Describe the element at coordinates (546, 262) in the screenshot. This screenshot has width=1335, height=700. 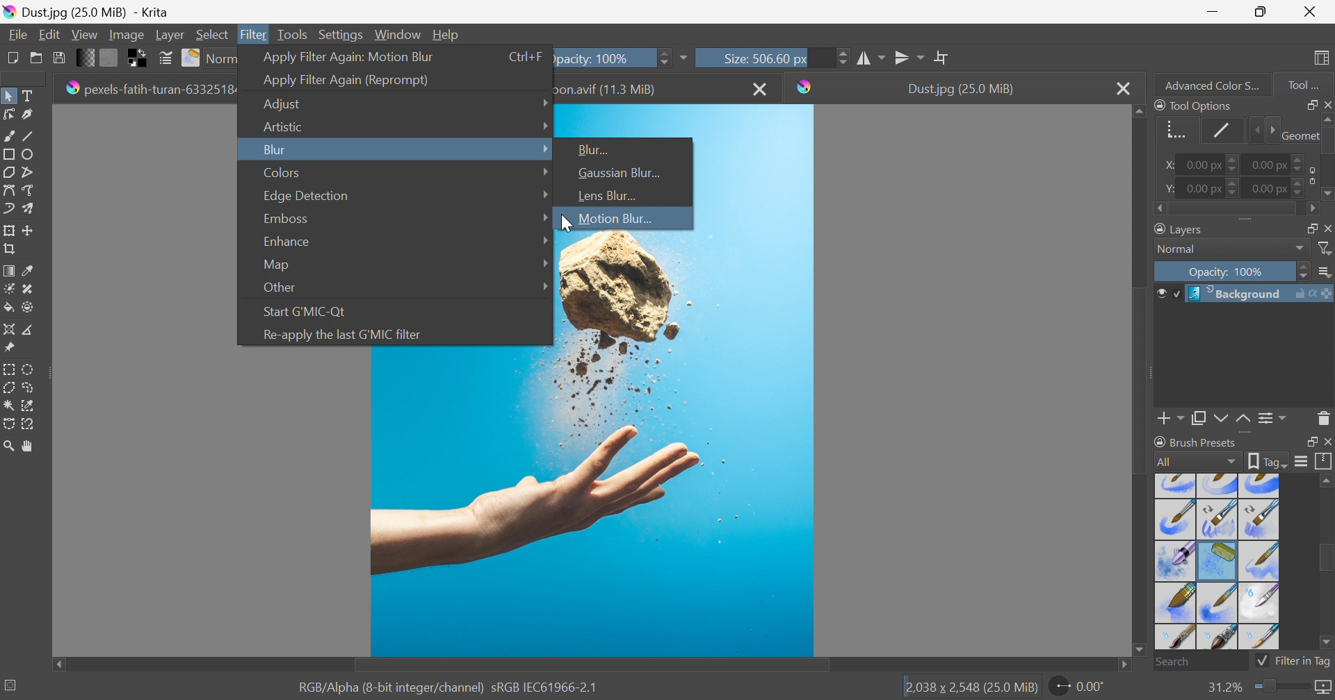
I see `Drop Down` at that location.